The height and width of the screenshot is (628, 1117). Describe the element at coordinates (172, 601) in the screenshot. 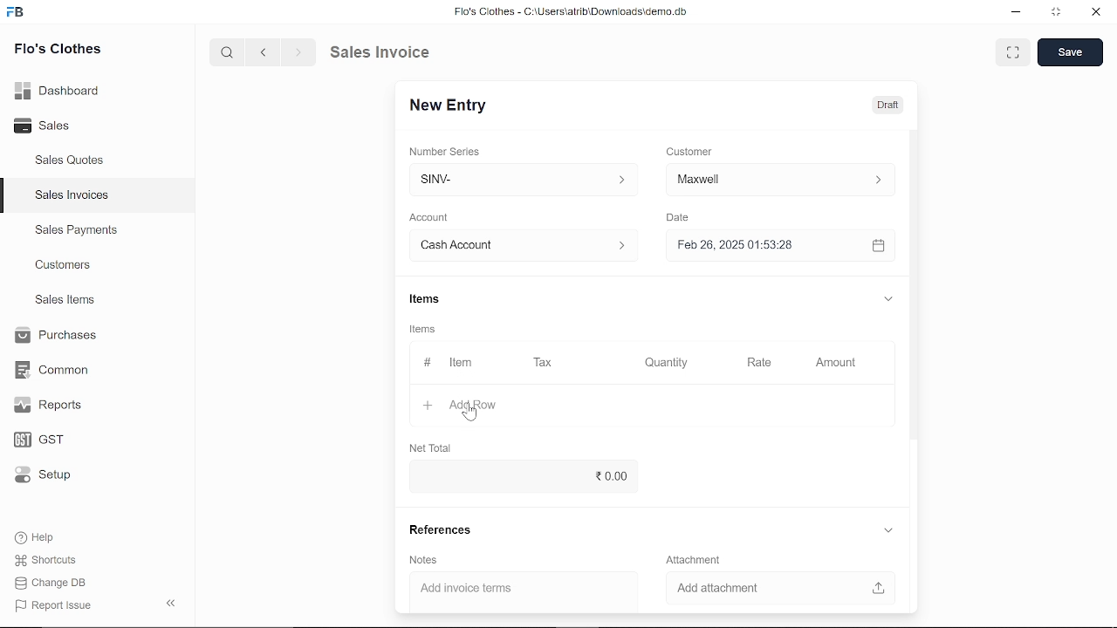

I see `hide` at that location.